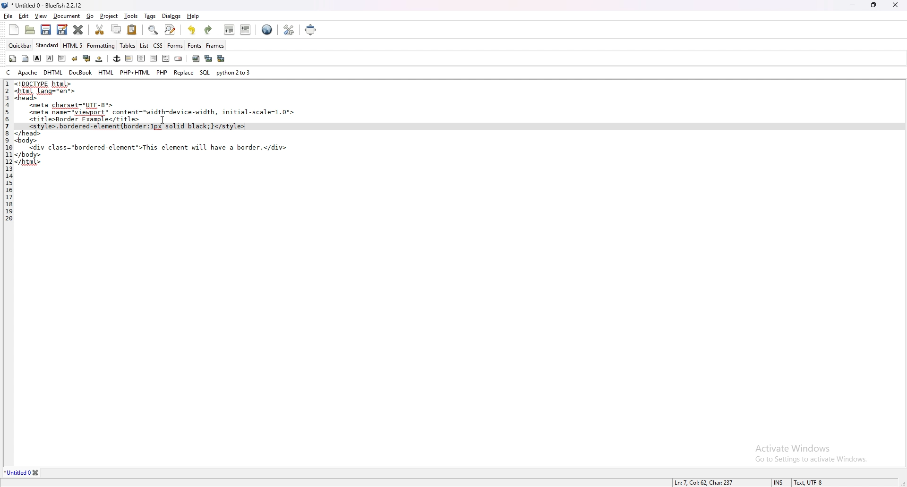 This screenshot has height=487, width=907. What do you see at coordinates (222, 58) in the screenshot?
I see `multi thumbnail` at bounding box center [222, 58].